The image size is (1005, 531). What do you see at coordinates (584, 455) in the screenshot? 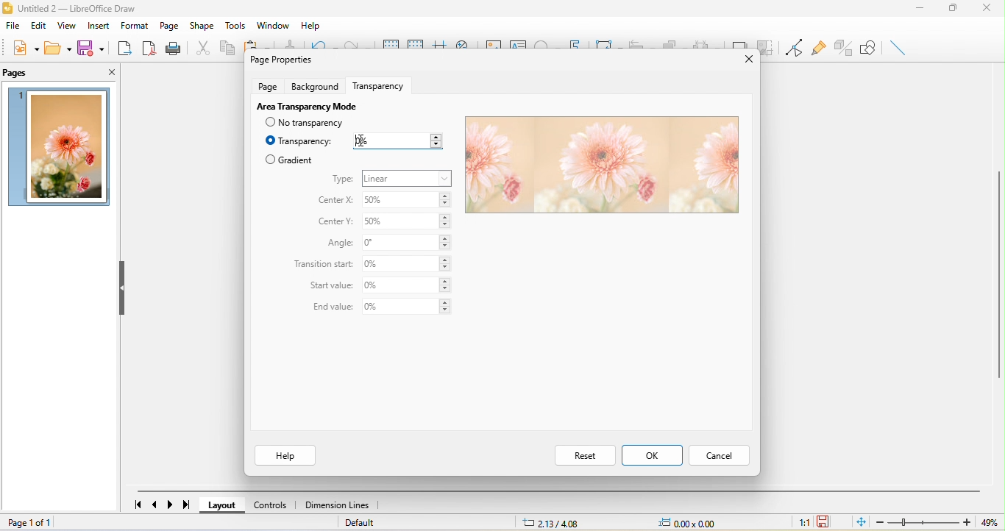
I see `reset` at bounding box center [584, 455].